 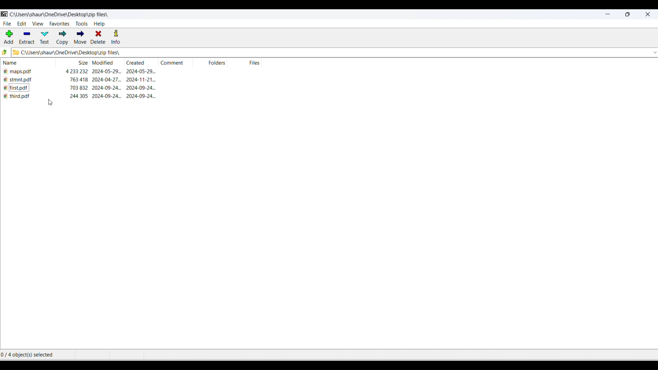 I want to click on move, so click(x=80, y=37).